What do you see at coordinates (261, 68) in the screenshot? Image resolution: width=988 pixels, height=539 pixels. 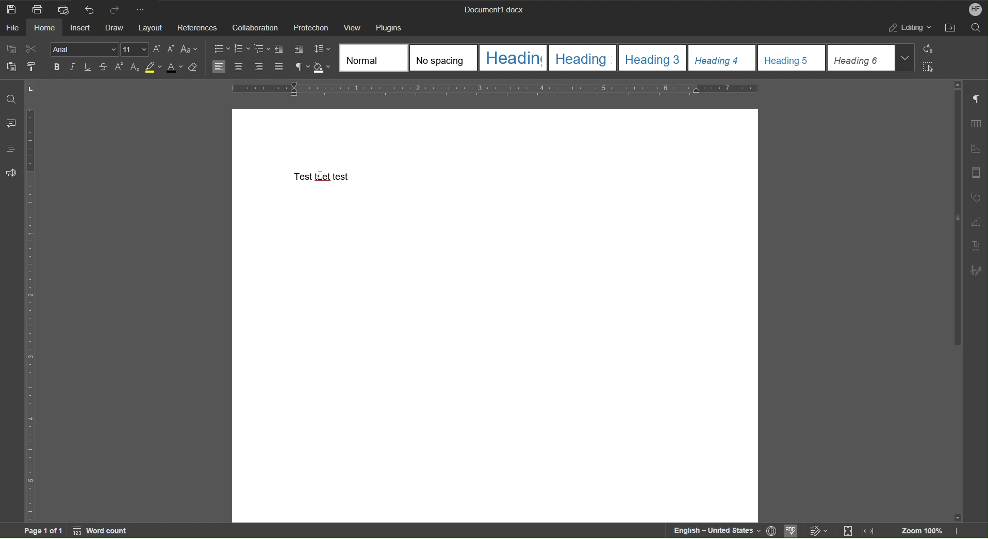 I see `Align Right` at bounding box center [261, 68].